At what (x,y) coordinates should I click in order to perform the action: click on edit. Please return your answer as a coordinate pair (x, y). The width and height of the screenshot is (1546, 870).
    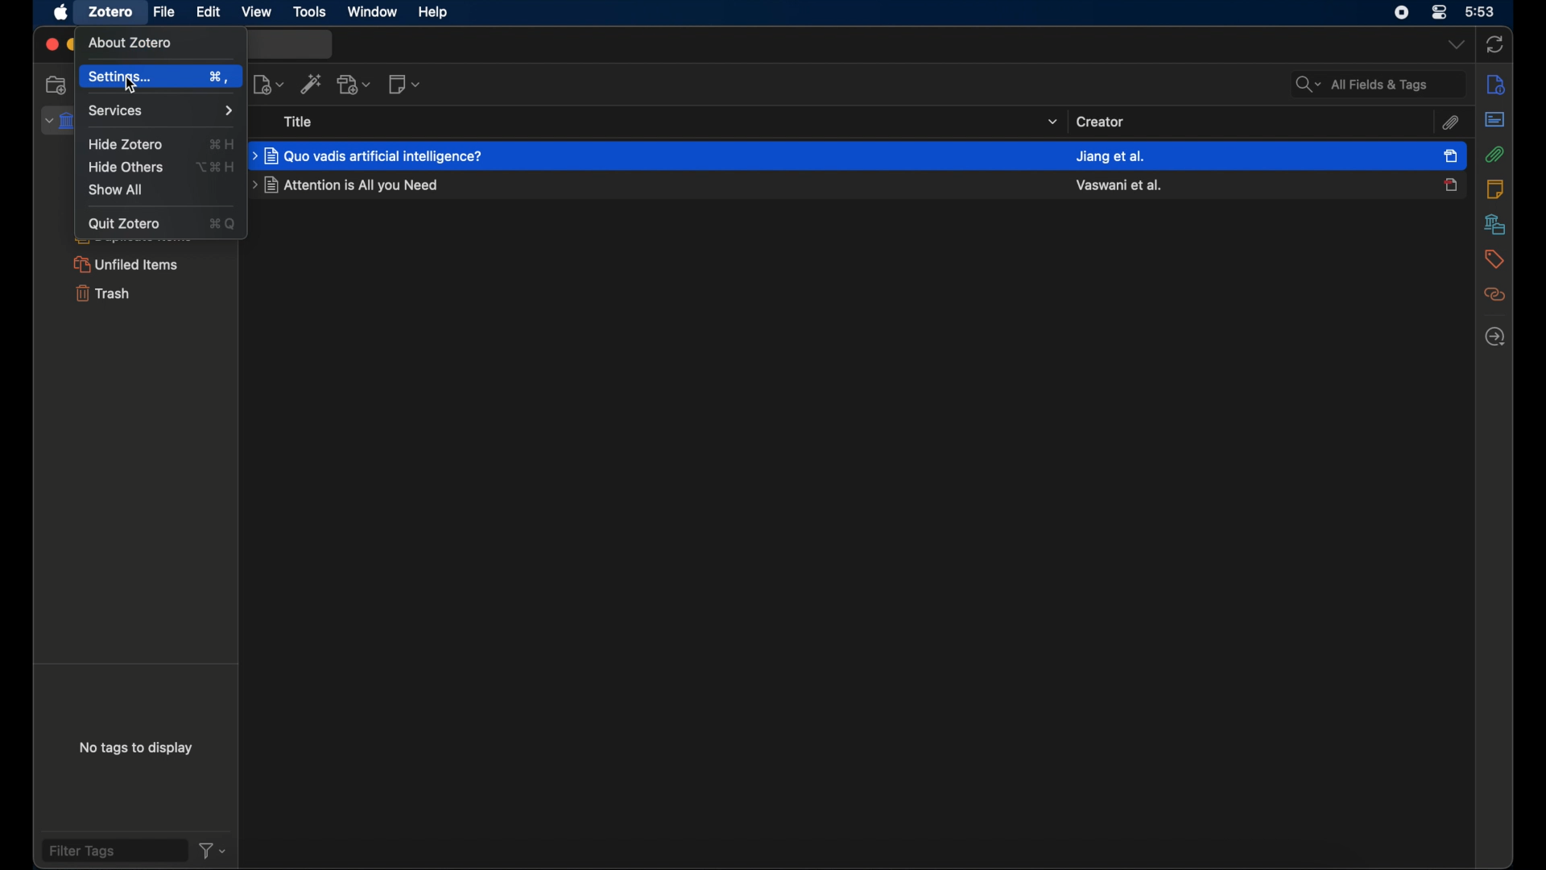
    Looking at the image, I should click on (209, 11).